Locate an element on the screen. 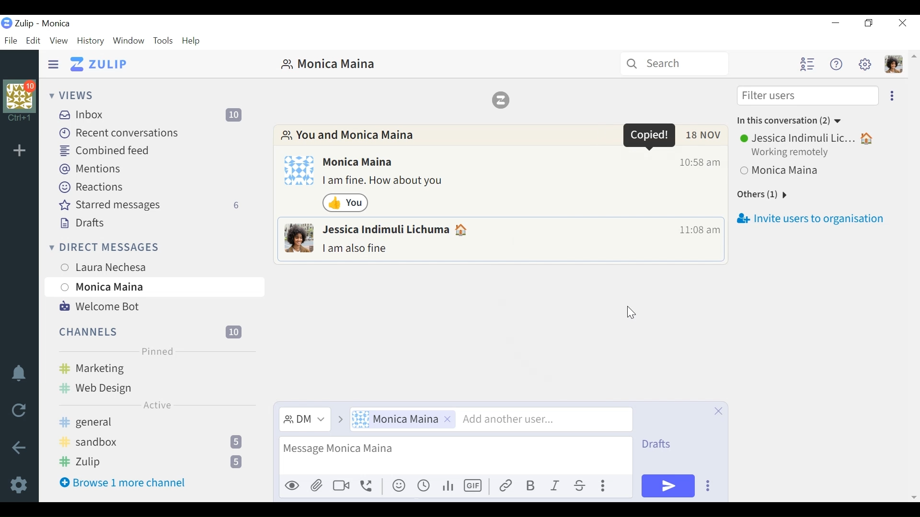  Active is located at coordinates (157, 405).